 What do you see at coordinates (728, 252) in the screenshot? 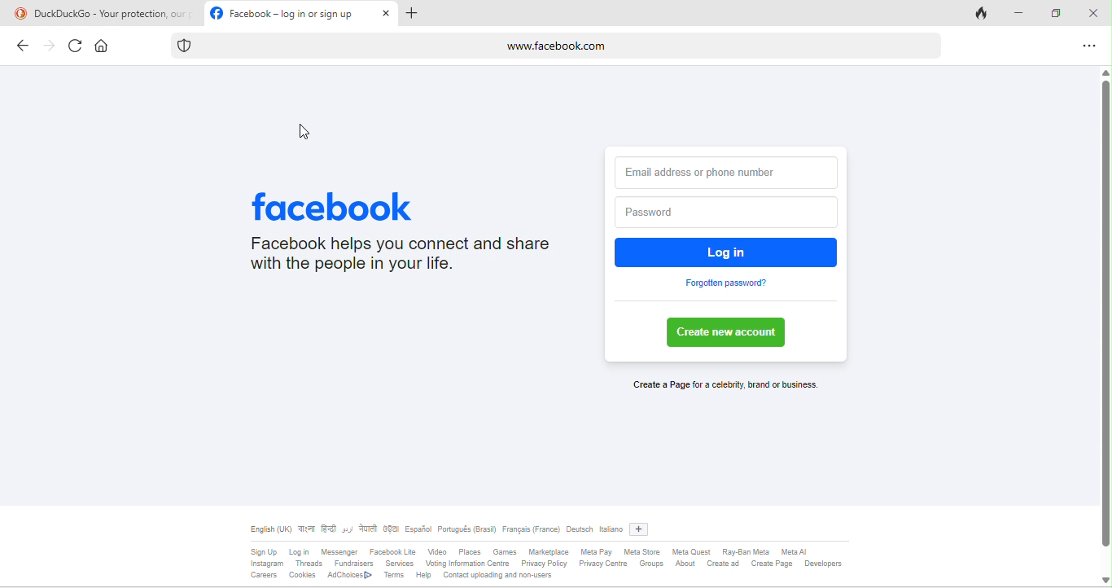
I see `log in` at bounding box center [728, 252].